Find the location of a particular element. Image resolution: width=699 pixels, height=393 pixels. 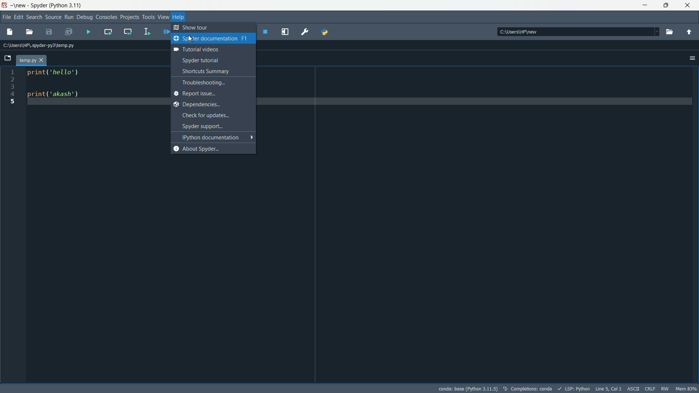

Spyder is located at coordinates (38, 5).